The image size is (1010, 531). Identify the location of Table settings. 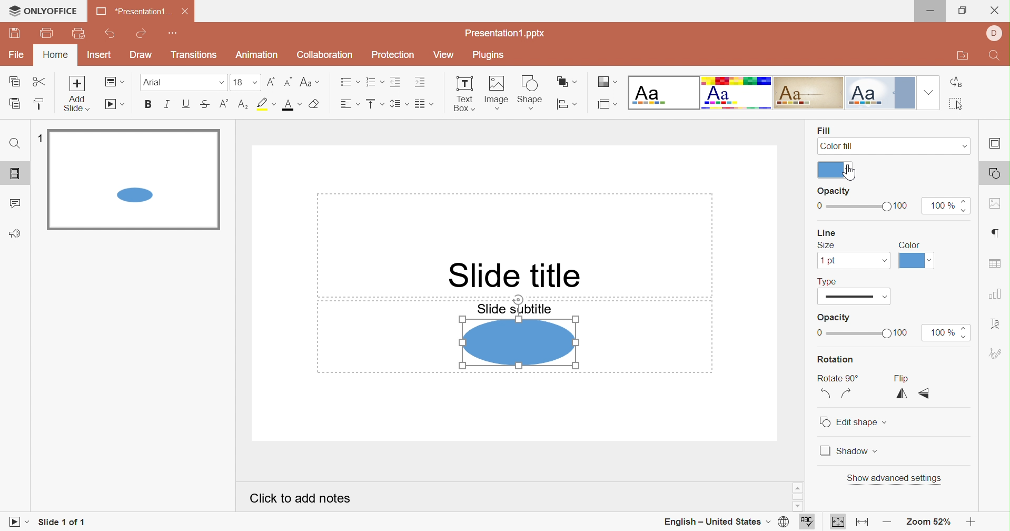
(996, 264).